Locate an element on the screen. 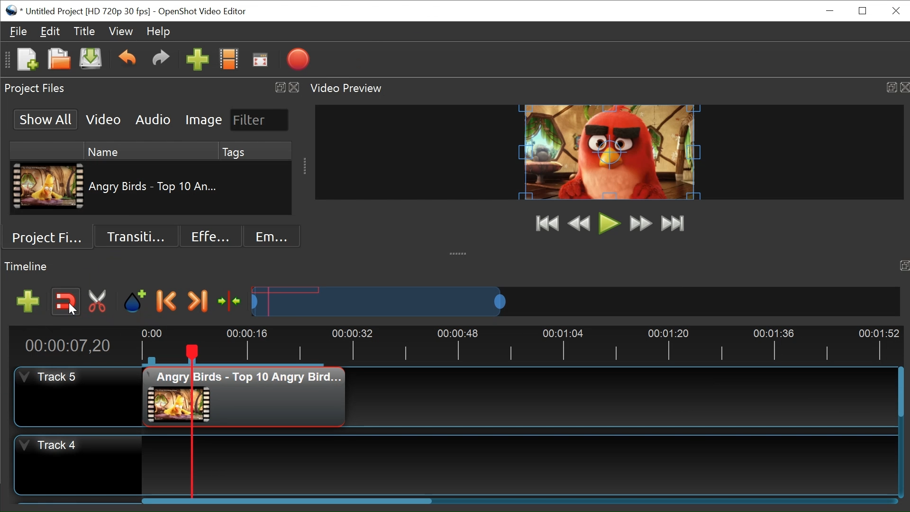 The height and width of the screenshot is (512, 910). Snap is located at coordinates (66, 302).